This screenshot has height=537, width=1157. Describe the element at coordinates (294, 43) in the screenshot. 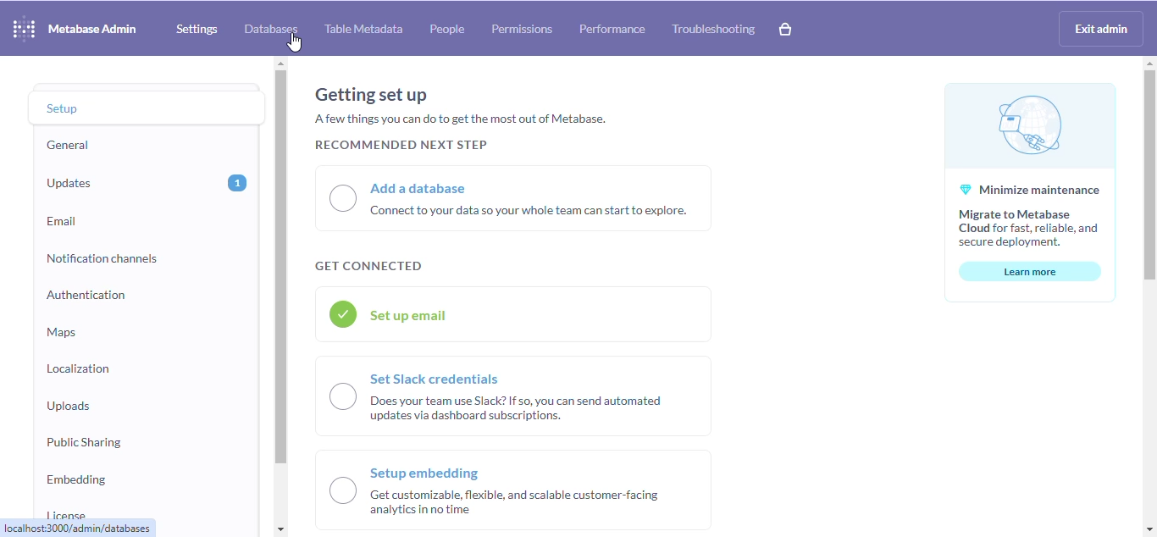

I see `cursor` at that location.